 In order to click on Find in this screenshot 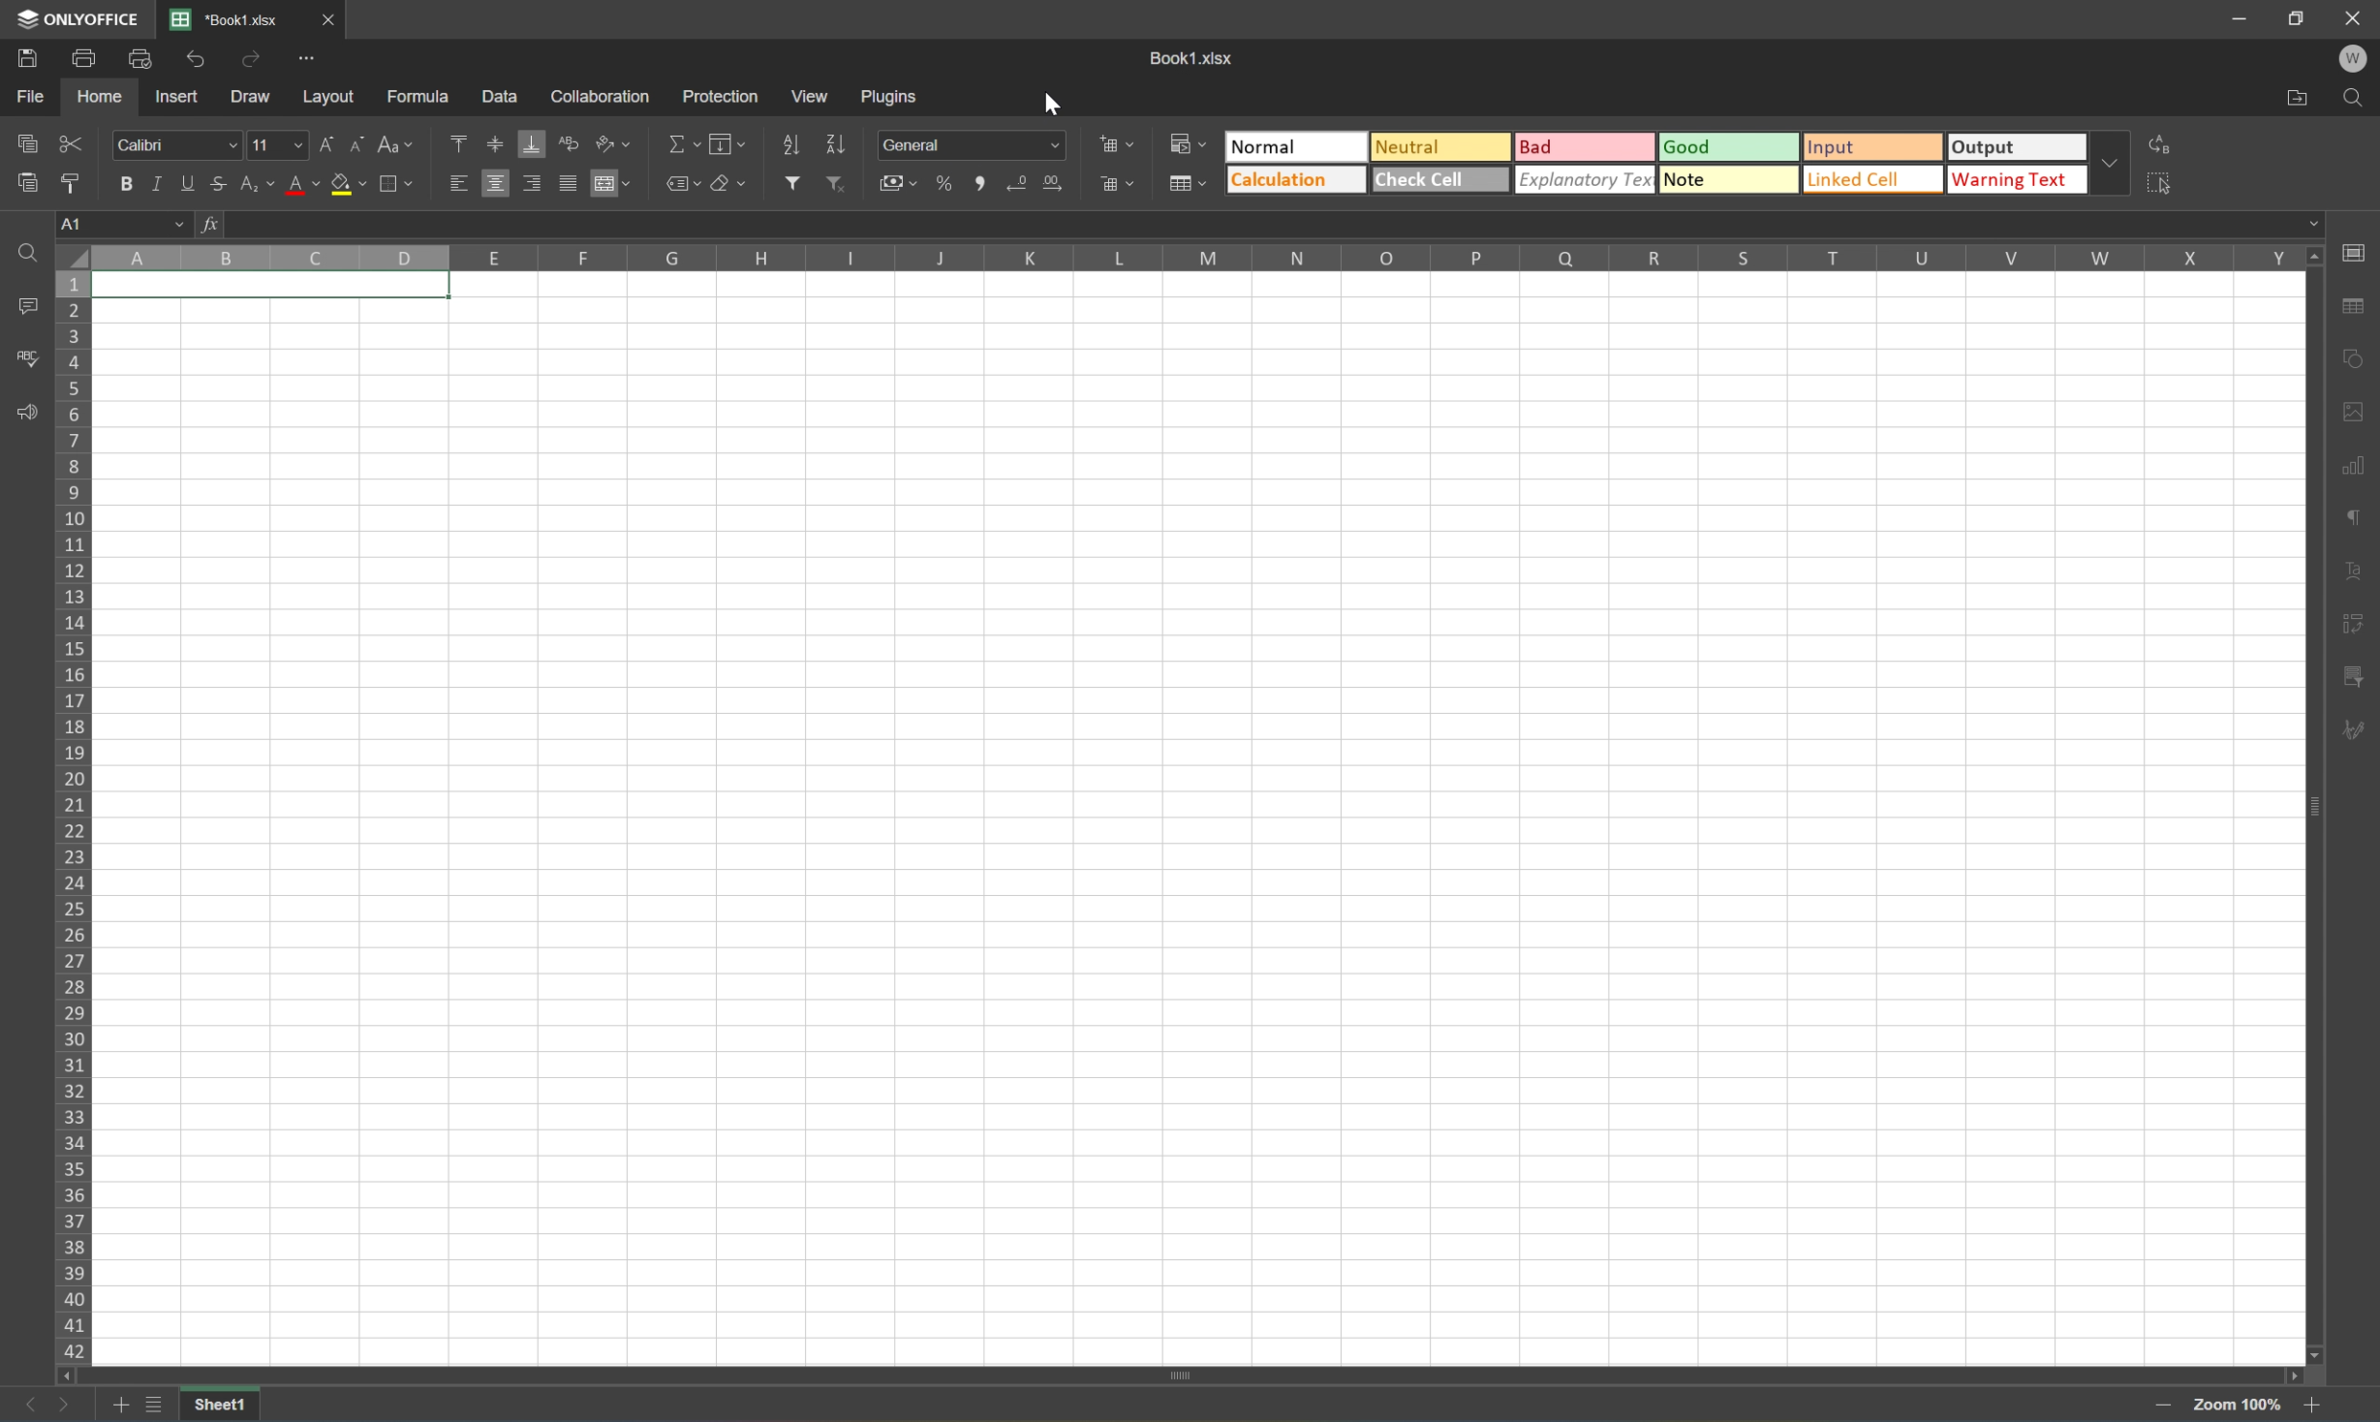, I will do `click(2358, 99)`.